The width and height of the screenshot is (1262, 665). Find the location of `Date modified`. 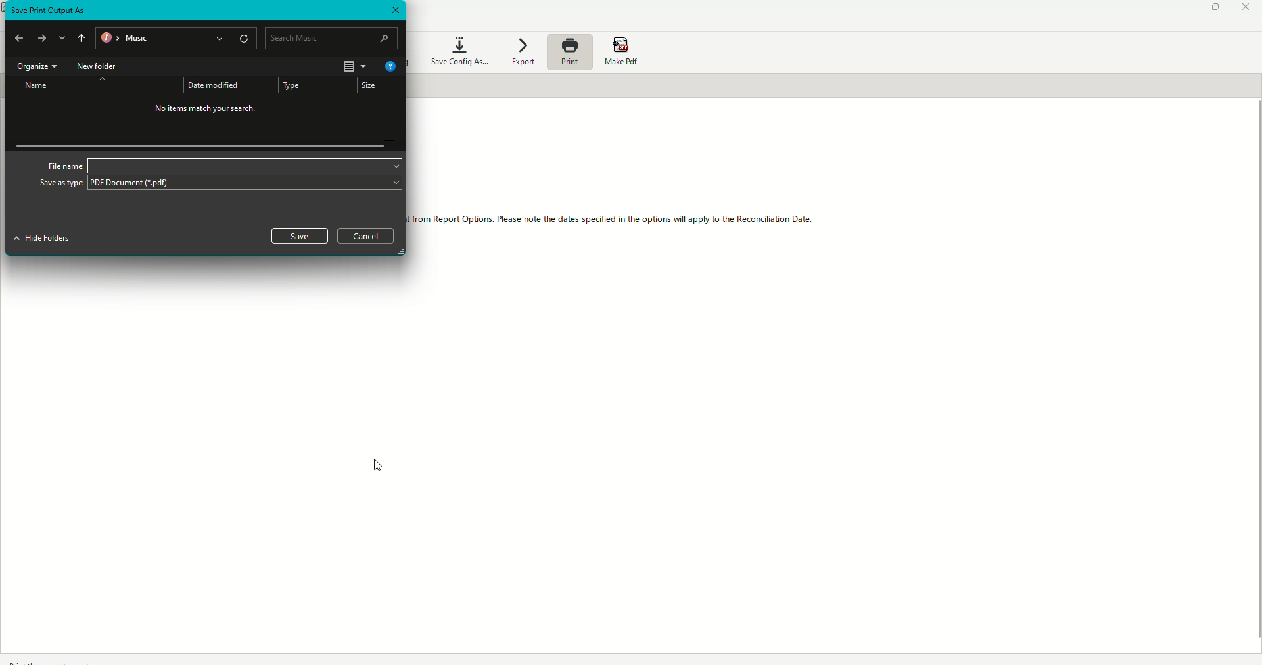

Date modified is located at coordinates (215, 83).